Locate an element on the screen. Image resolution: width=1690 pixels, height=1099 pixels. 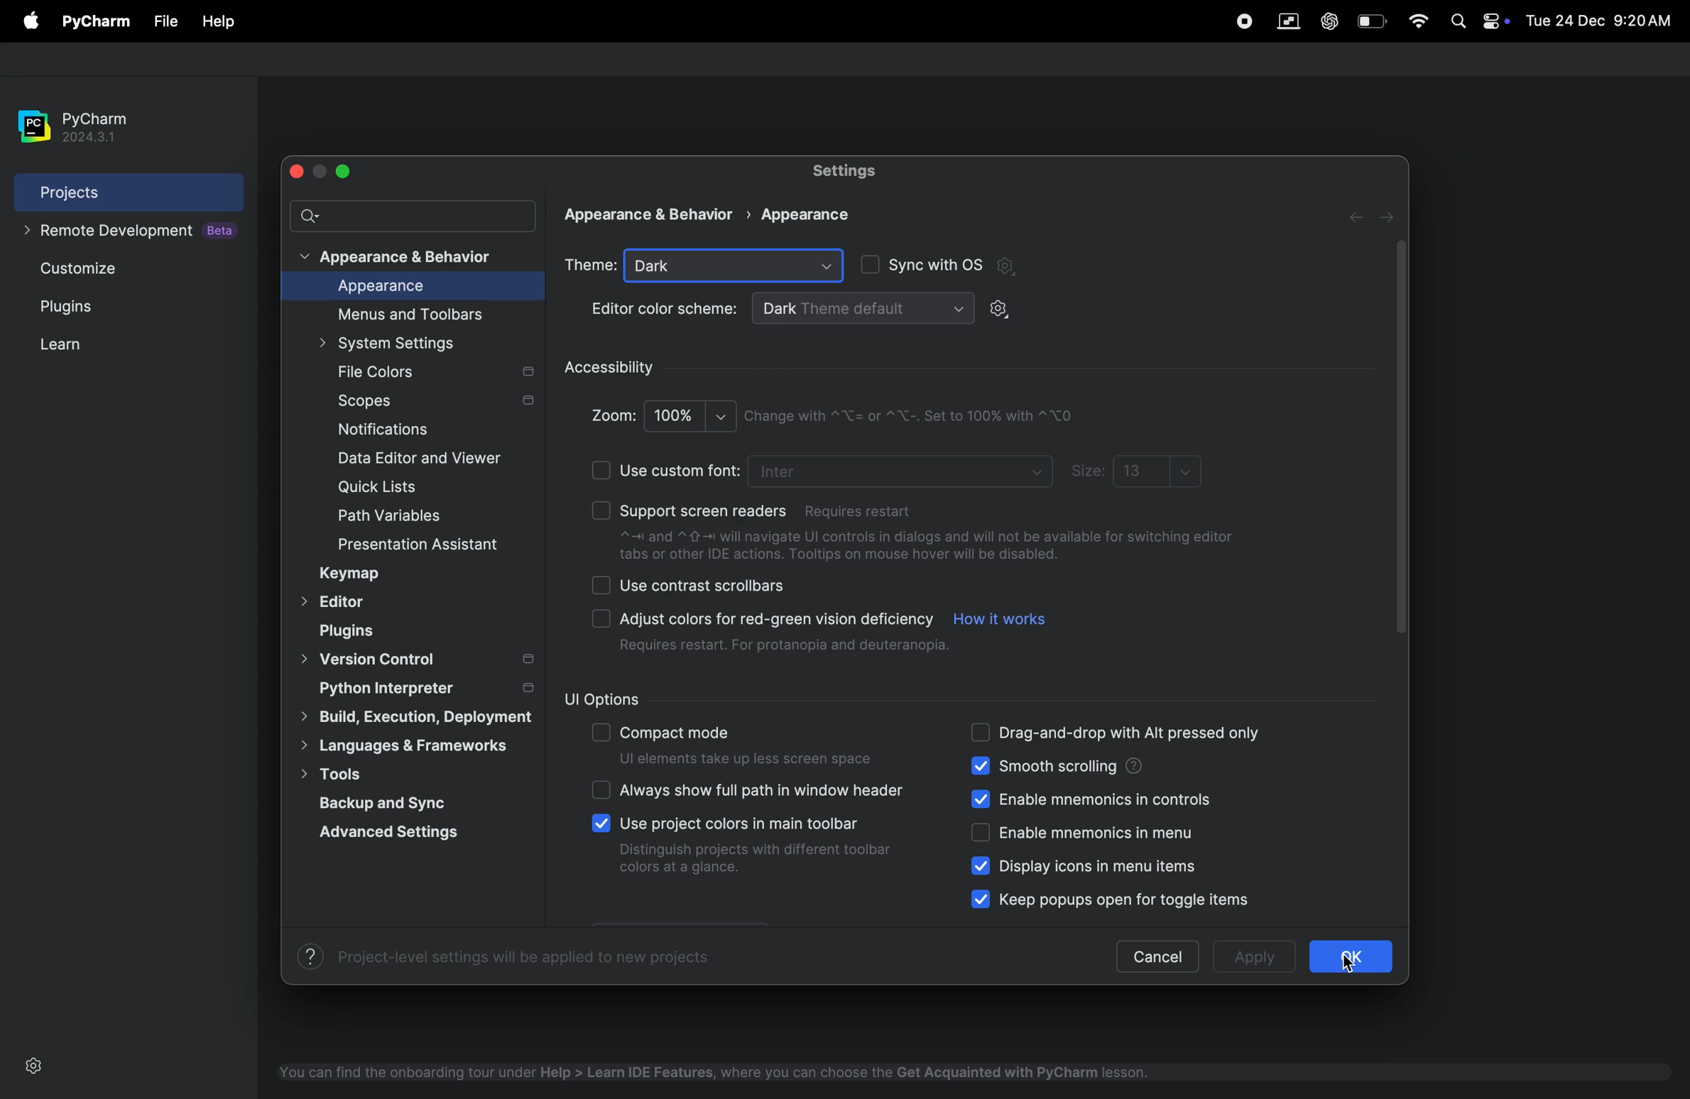
compact mode is located at coordinates (748, 748).